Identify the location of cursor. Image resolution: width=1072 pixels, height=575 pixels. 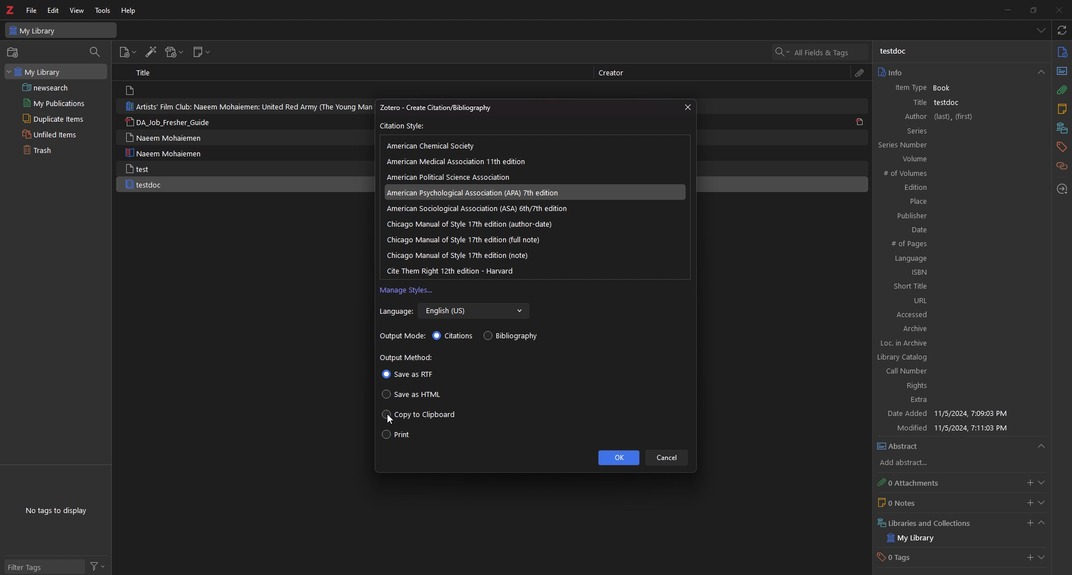
(391, 421).